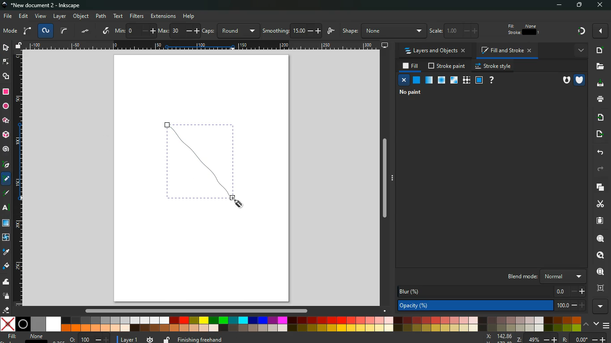  What do you see at coordinates (556, 5) in the screenshot?
I see `minimize` at bounding box center [556, 5].